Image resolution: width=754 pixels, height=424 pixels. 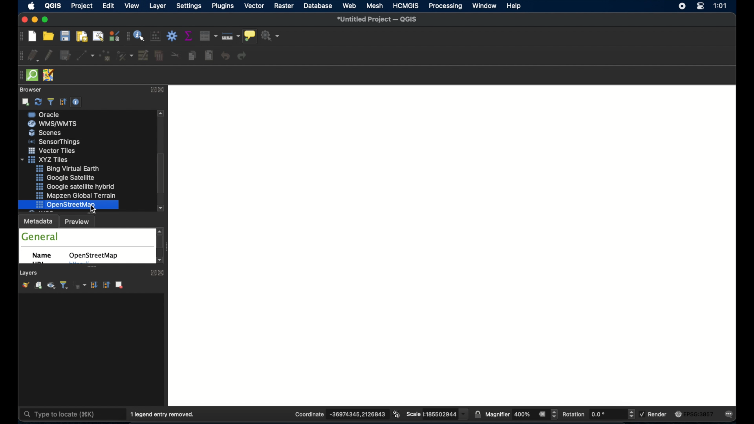 I want to click on postgre sql, so click(x=54, y=114).